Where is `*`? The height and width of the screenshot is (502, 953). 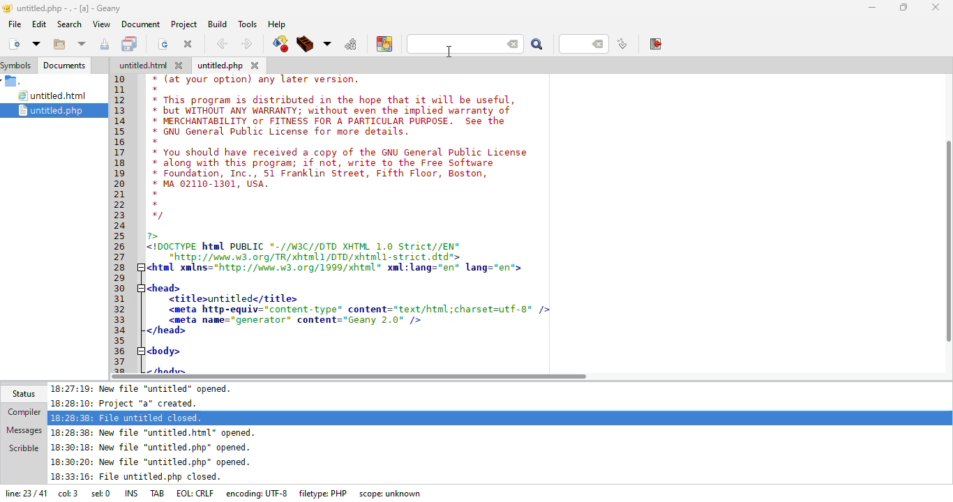 * is located at coordinates (156, 204).